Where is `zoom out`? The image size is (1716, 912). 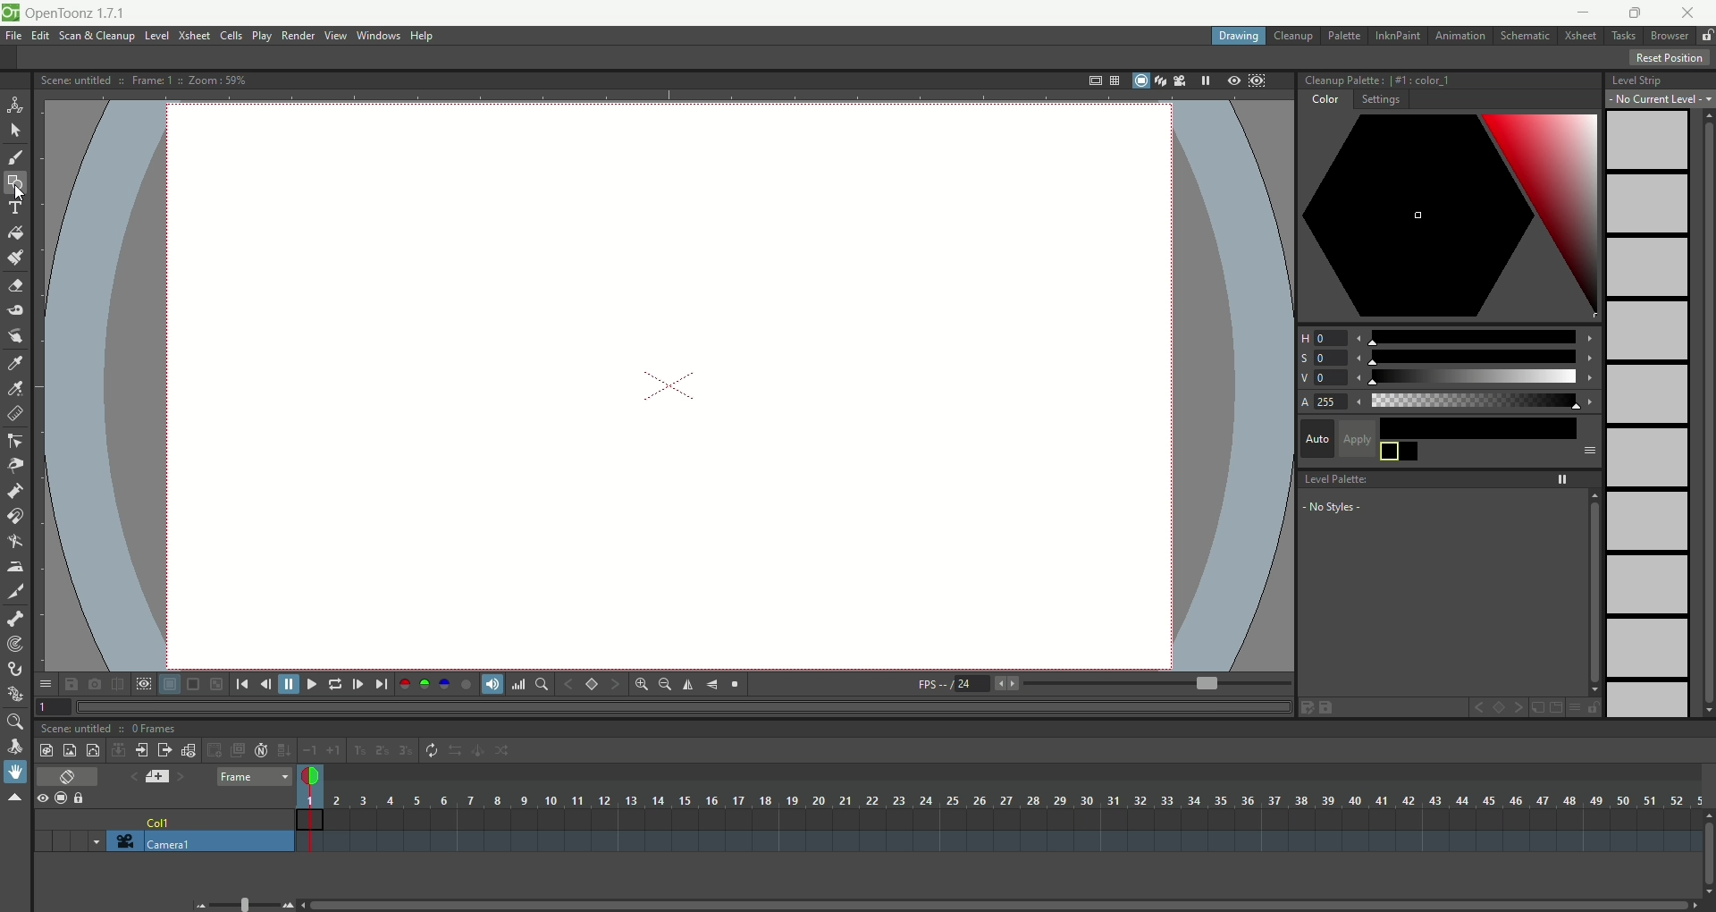 zoom out is located at coordinates (202, 906).